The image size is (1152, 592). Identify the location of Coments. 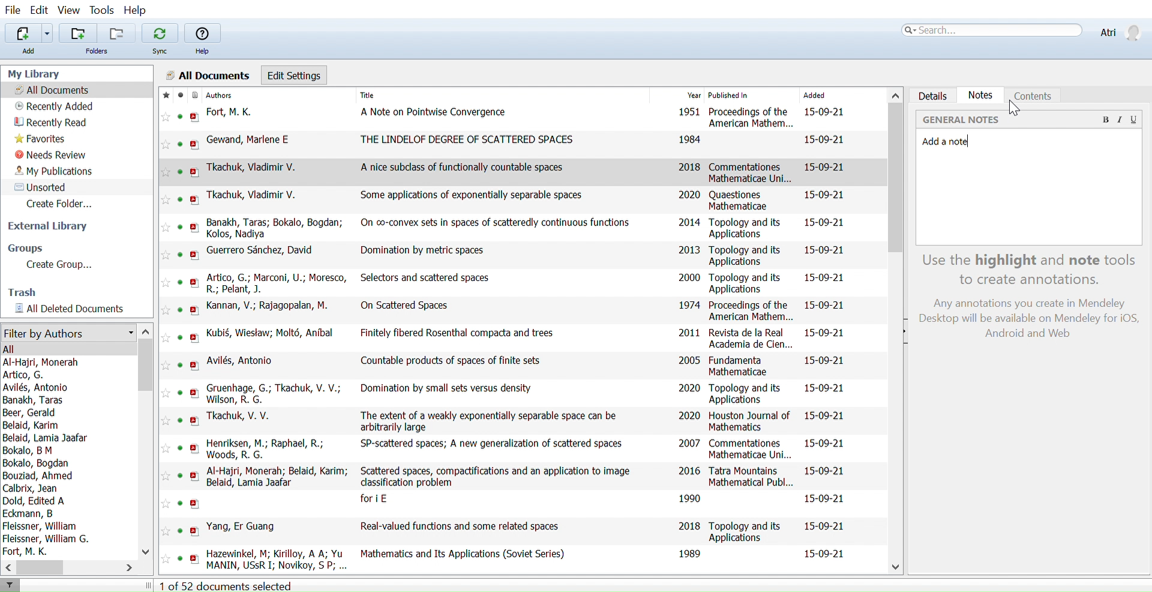
(1033, 96).